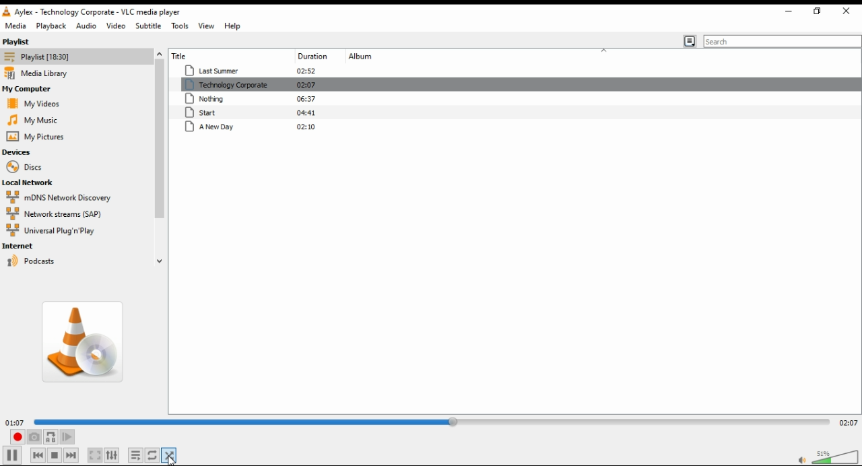 This screenshot has width=862, height=466. Describe the element at coordinates (169, 455) in the screenshot. I see `mouse on random` at that location.